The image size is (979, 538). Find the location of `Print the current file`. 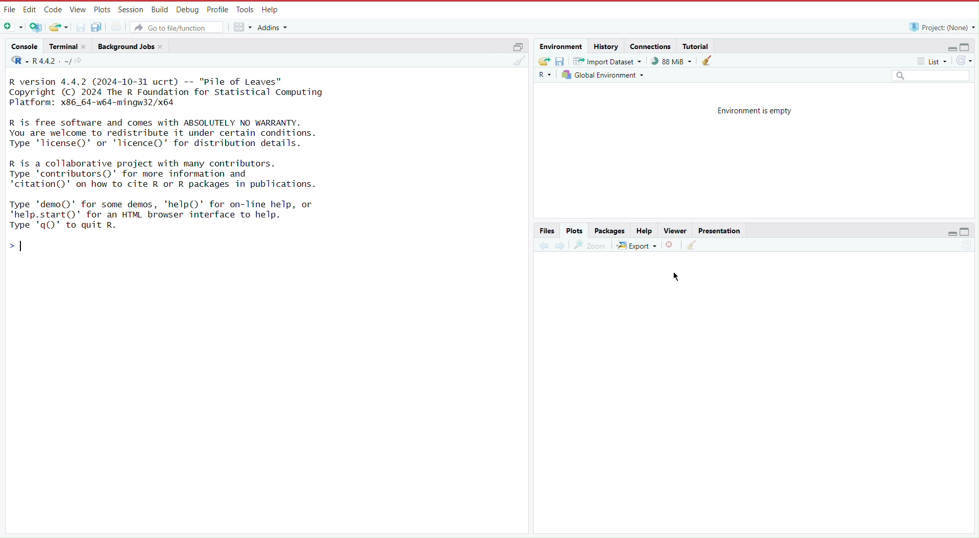

Print the current file is located at coordinates (121, 26).